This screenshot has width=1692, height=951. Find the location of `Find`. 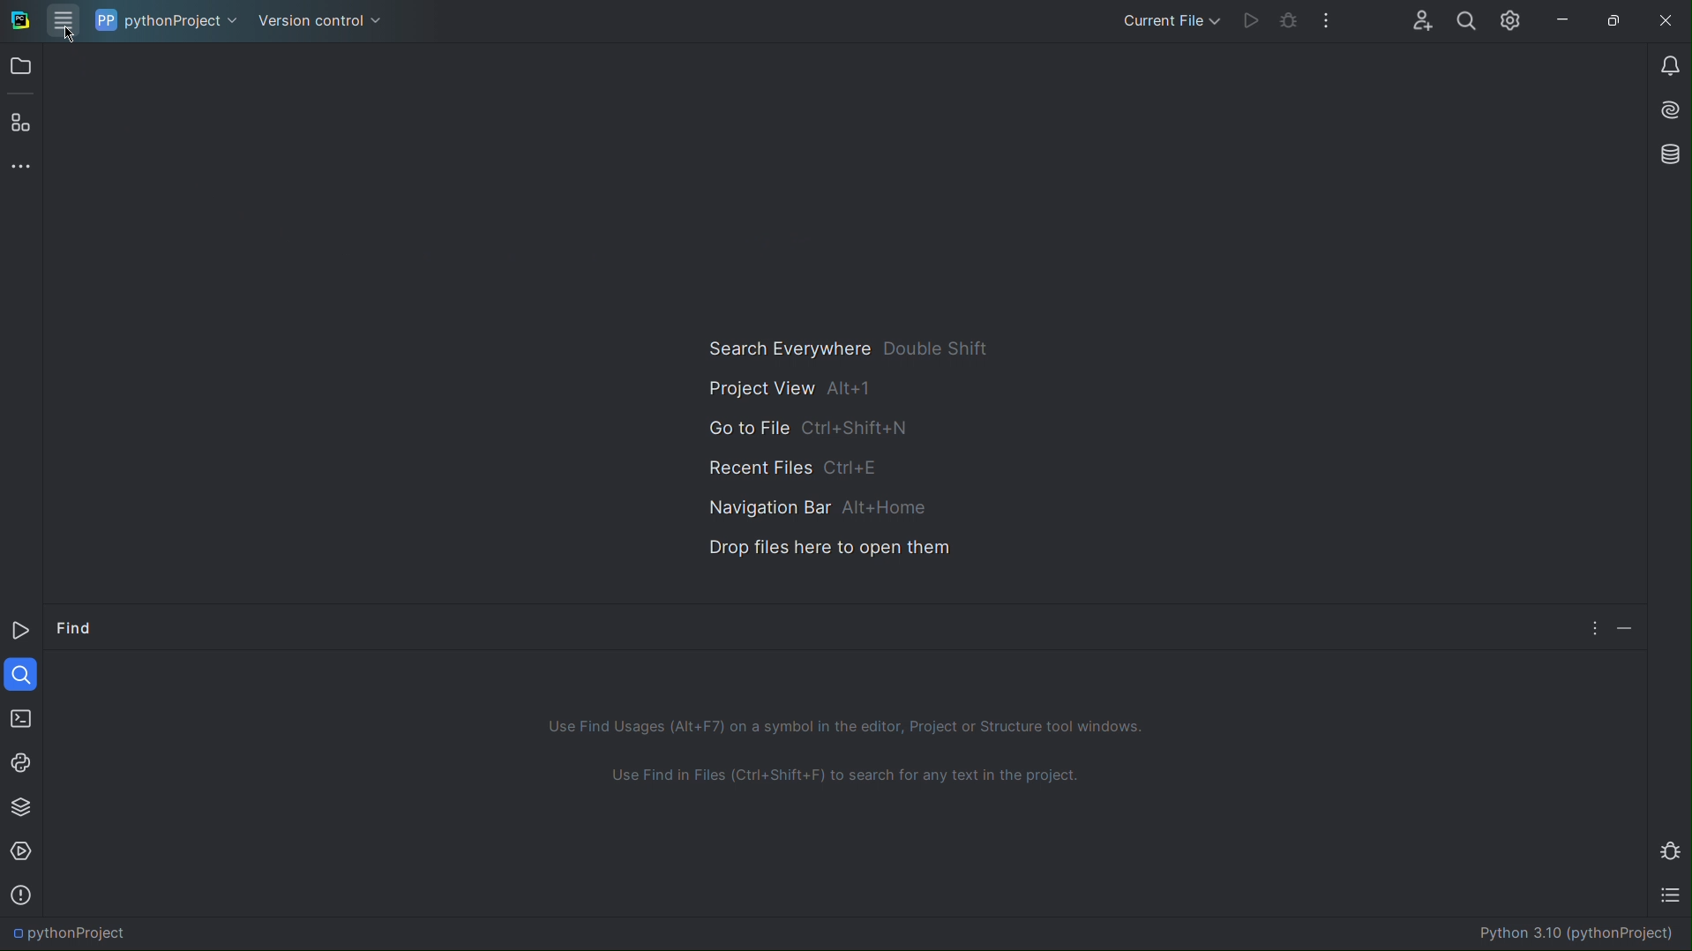

Find is located at coordinates (76, 631).